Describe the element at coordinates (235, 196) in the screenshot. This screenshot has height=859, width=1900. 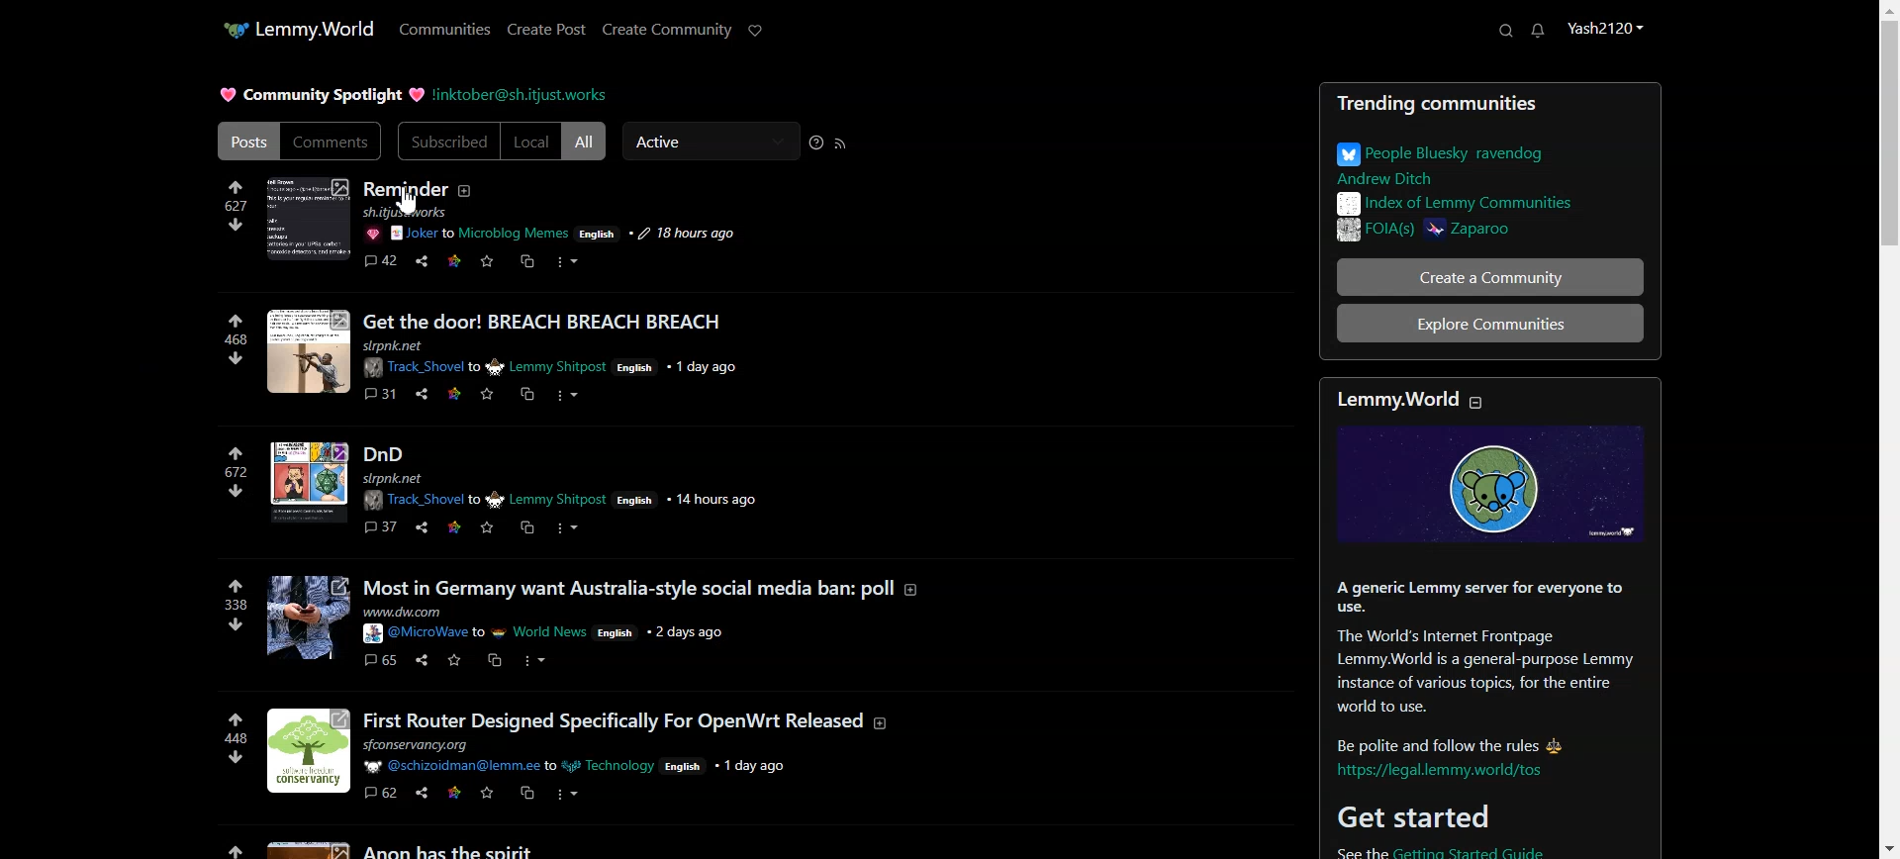
I see `Upvote` at that location.